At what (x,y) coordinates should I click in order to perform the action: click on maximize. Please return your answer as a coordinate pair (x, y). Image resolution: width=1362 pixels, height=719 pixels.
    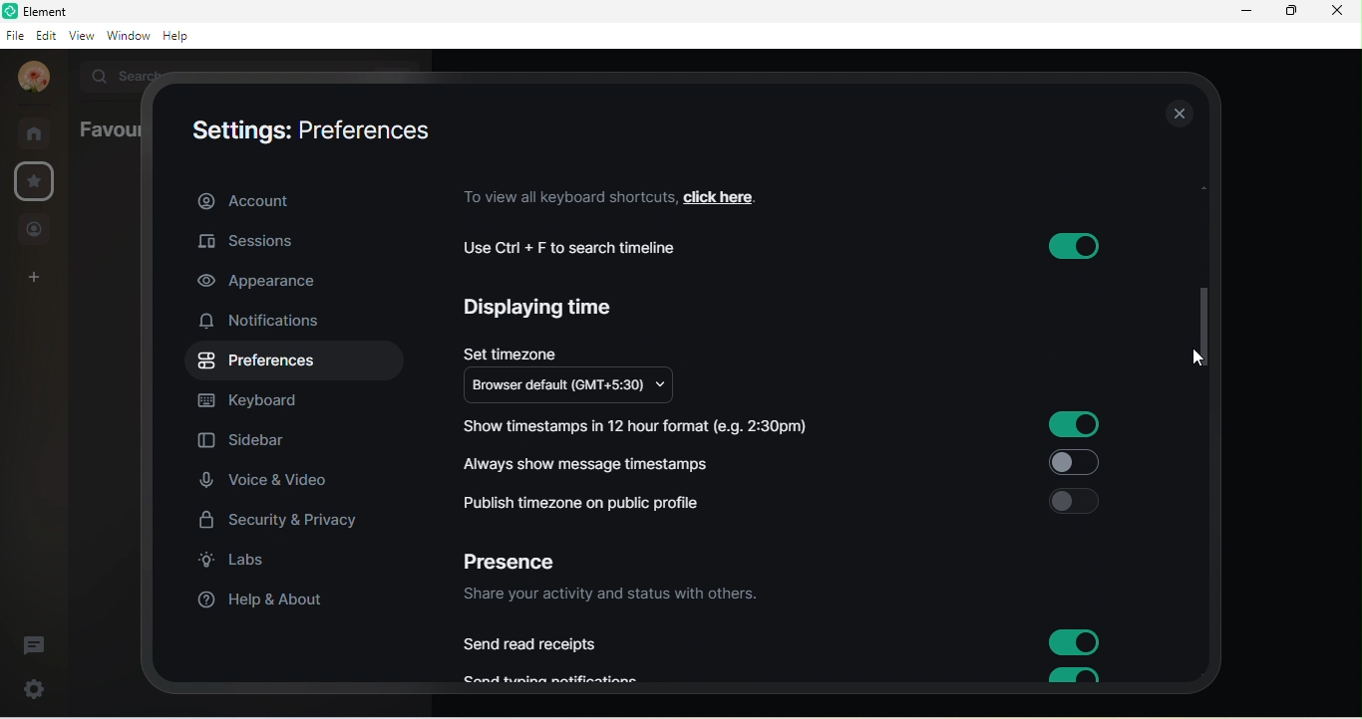
    Looking at the image, I should click on (1289, 13).